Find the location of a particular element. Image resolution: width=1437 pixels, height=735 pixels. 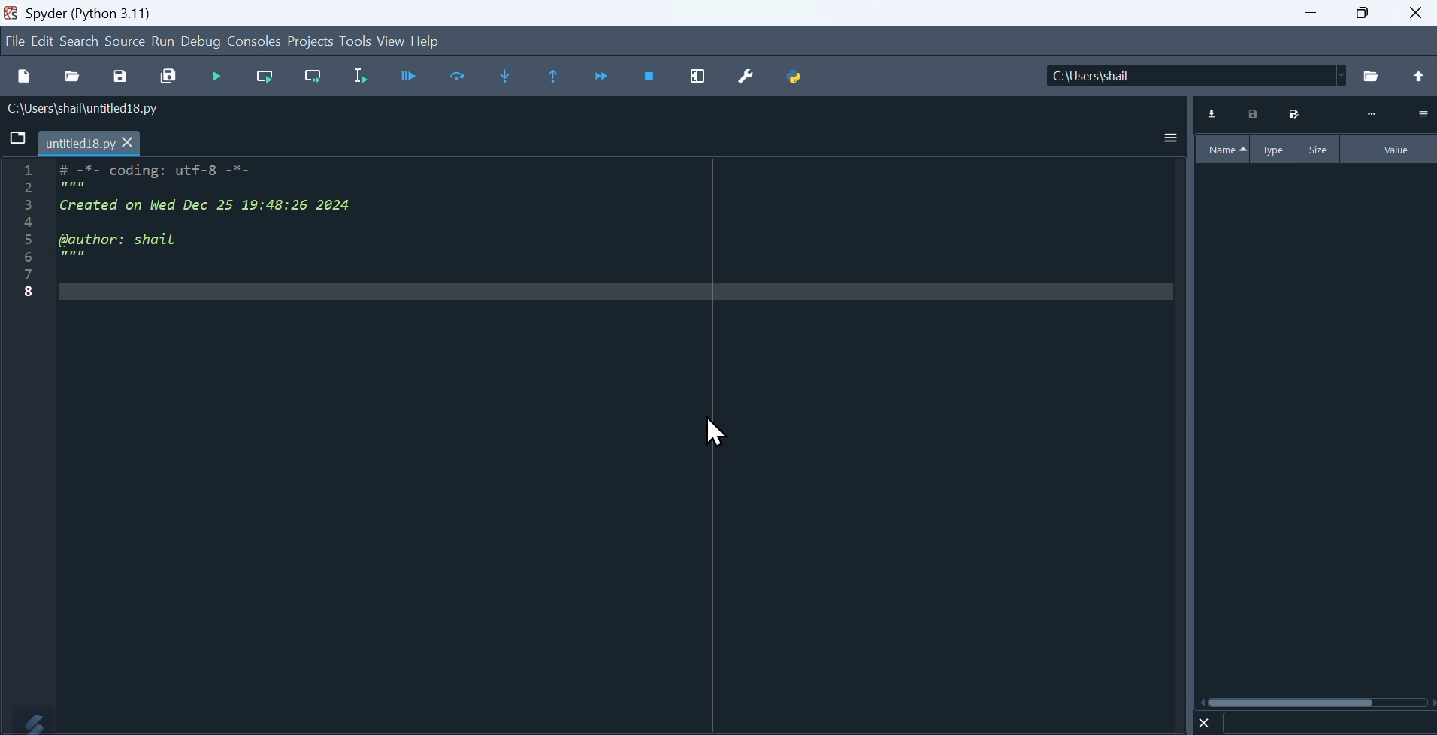

File is located at coordinates (19, 138).